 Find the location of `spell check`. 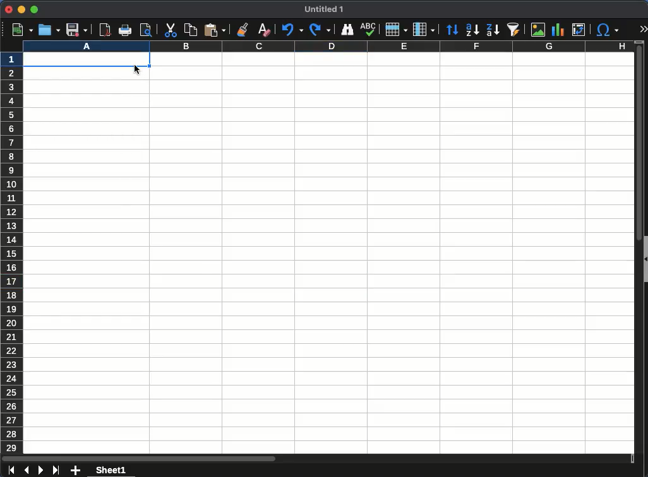

spell check is located at coordinates (369, 30).